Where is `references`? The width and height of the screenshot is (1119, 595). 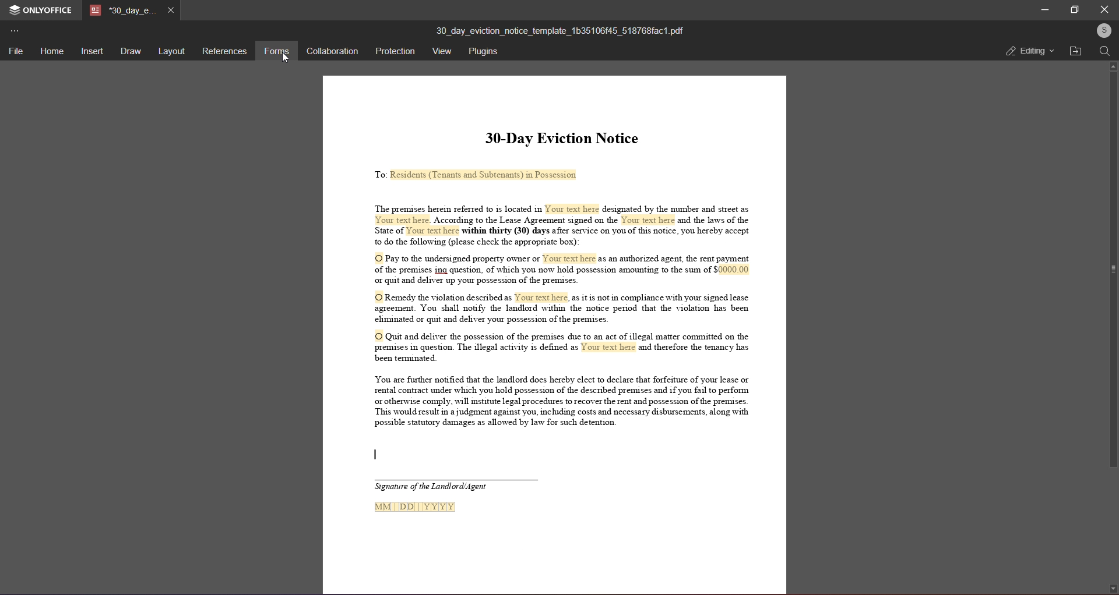 references is located at coordinates (225, 50).